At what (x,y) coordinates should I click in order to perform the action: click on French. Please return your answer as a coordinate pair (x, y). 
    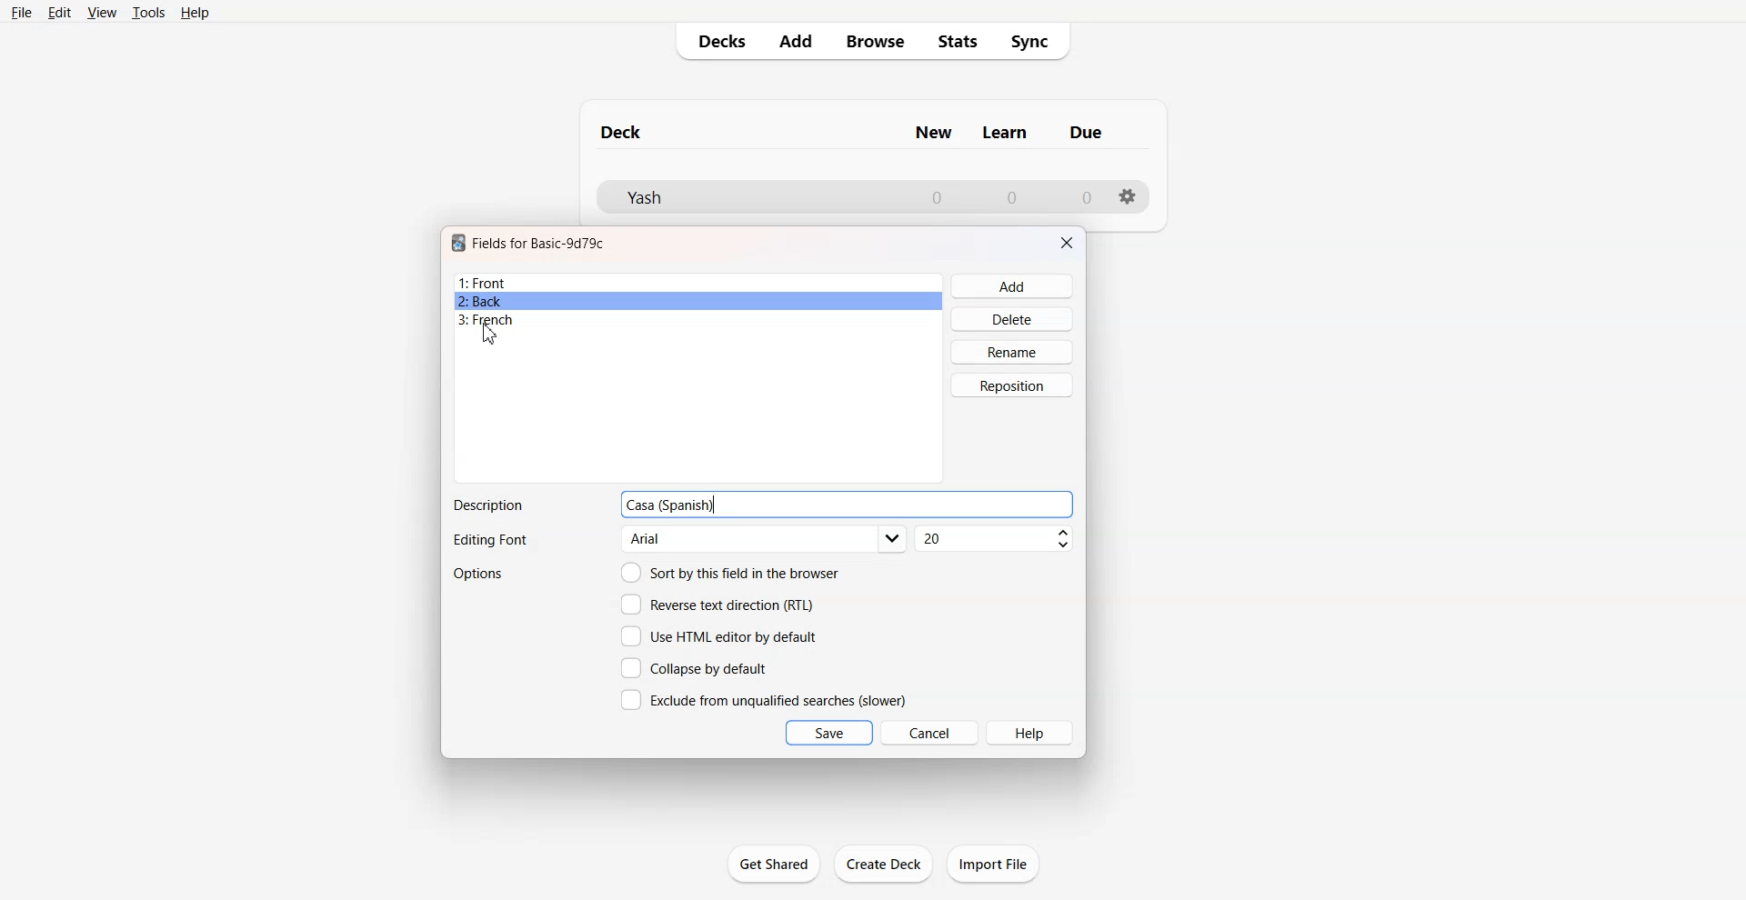
    Looking at the image, I should click on (698, 320).